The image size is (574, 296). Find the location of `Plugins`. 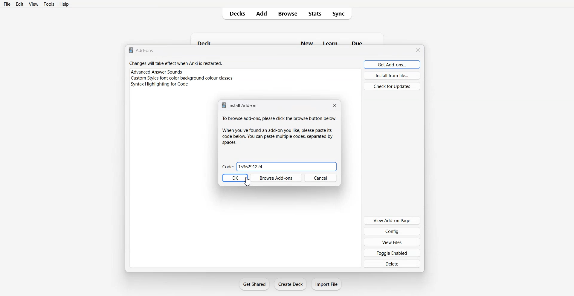

Plugins is located at coordinates (245, 78).